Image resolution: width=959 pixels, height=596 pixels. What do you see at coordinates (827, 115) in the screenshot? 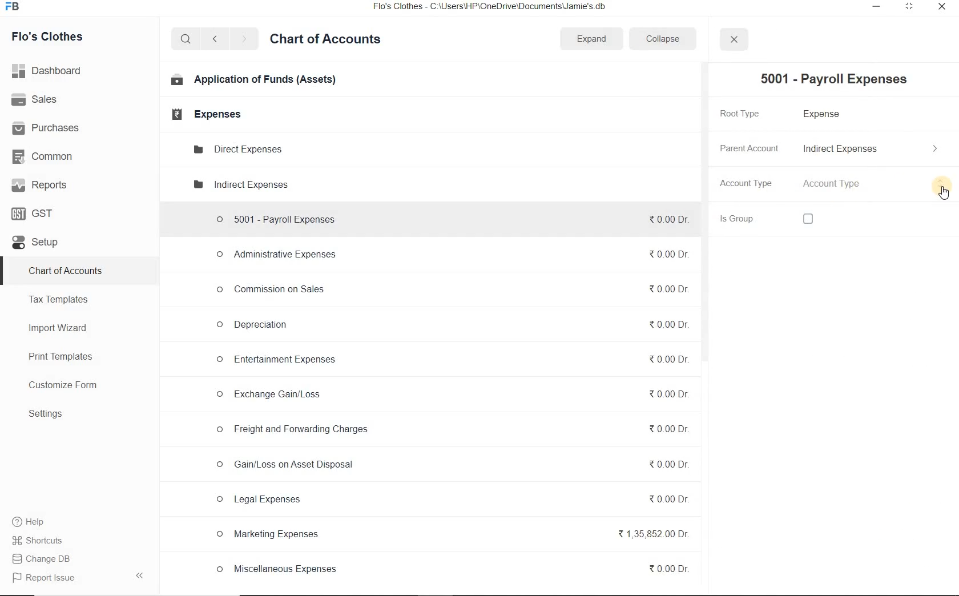
I see `Expense` at bounding box center [827, 115].